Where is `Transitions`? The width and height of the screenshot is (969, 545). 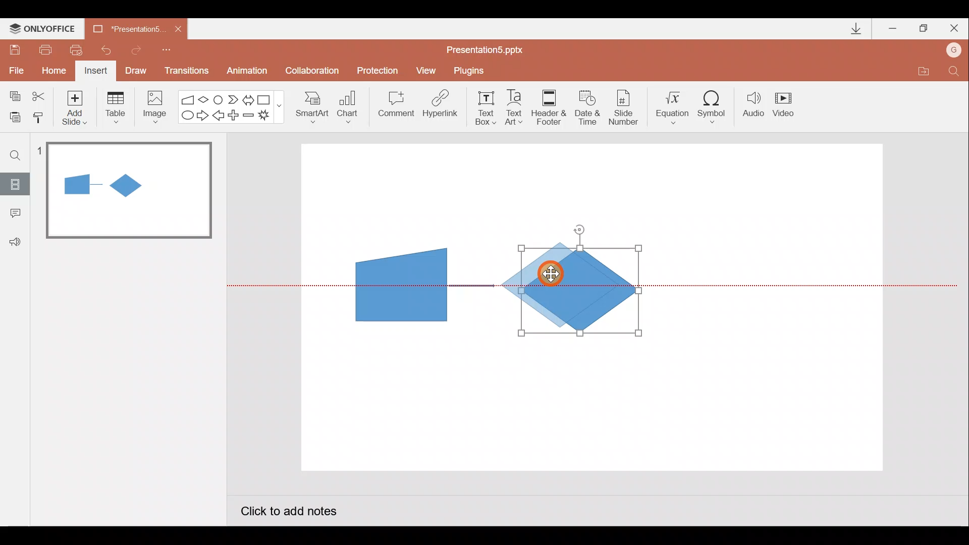 Transitions is located at coordinates (185, 72).